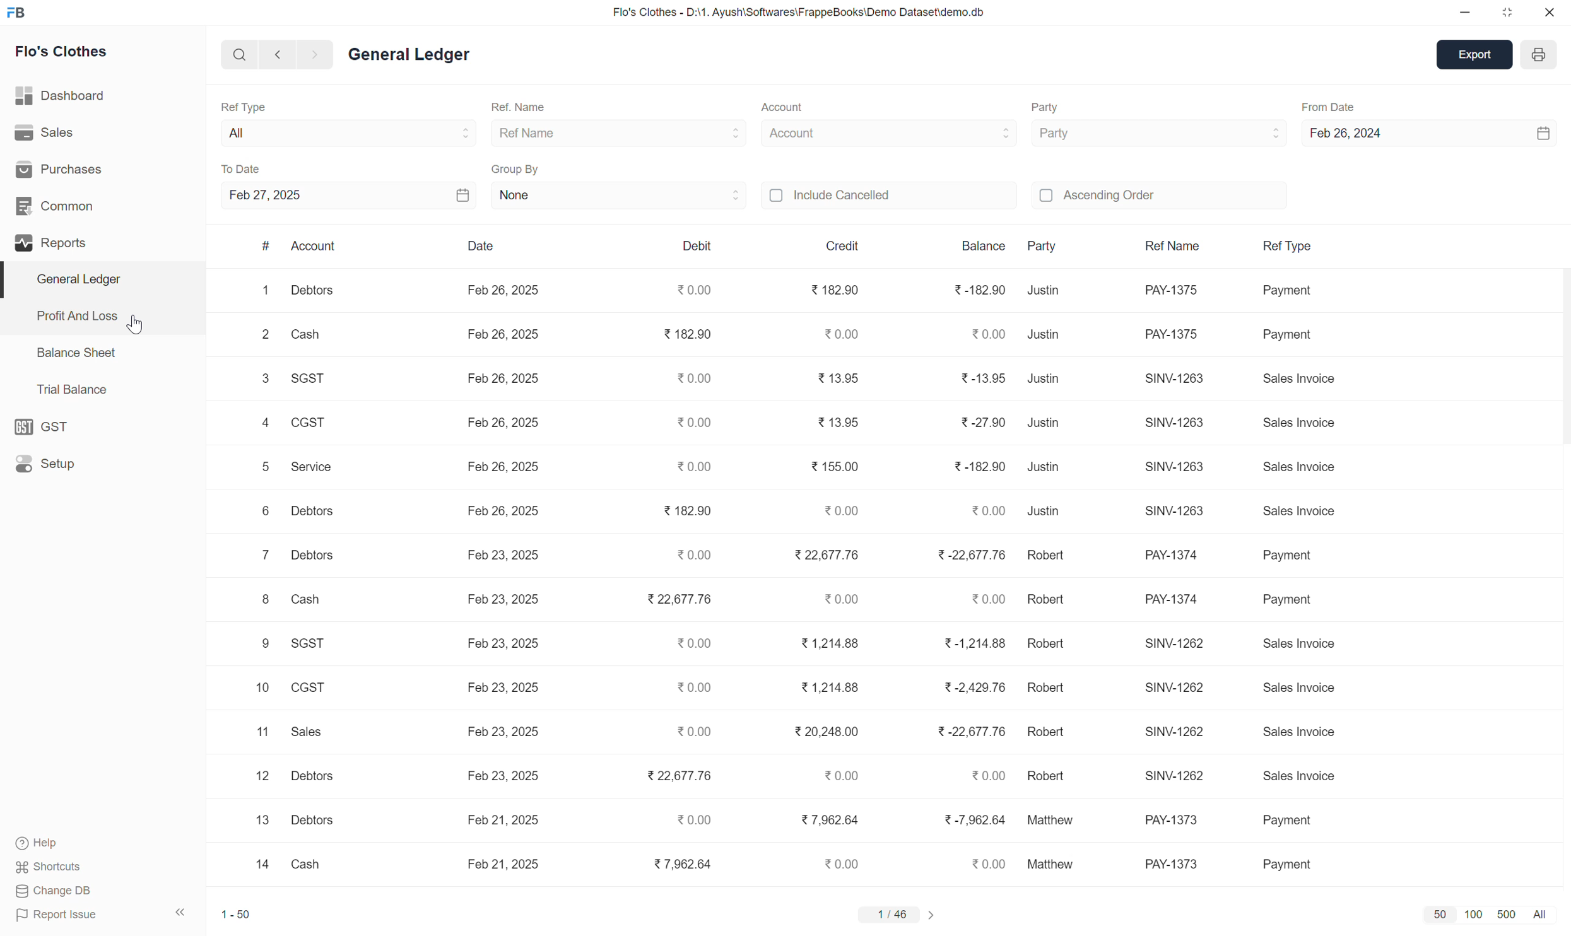  Describe the element at coordinates (840, 775) in the screenshot. I see `₹0.00` at that location.